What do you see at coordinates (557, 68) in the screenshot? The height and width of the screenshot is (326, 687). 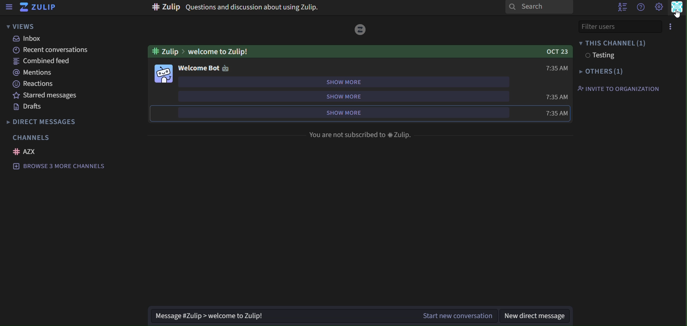 I see `7:35AM` at bounding box center [557, 68].